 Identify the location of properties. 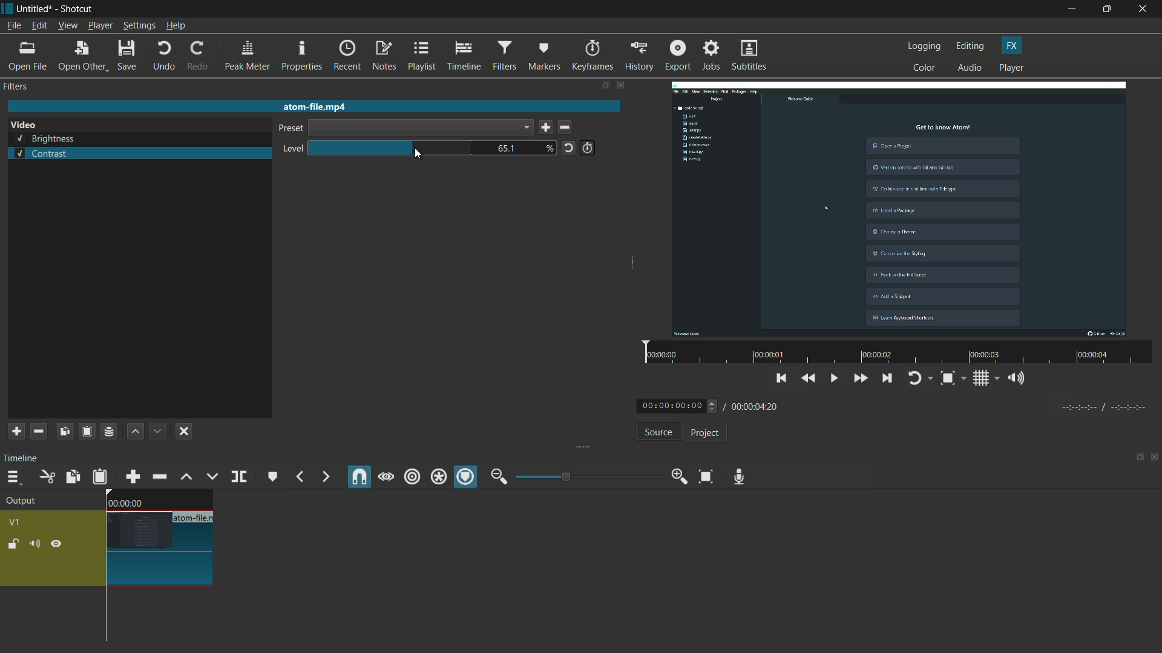
(301, 56).